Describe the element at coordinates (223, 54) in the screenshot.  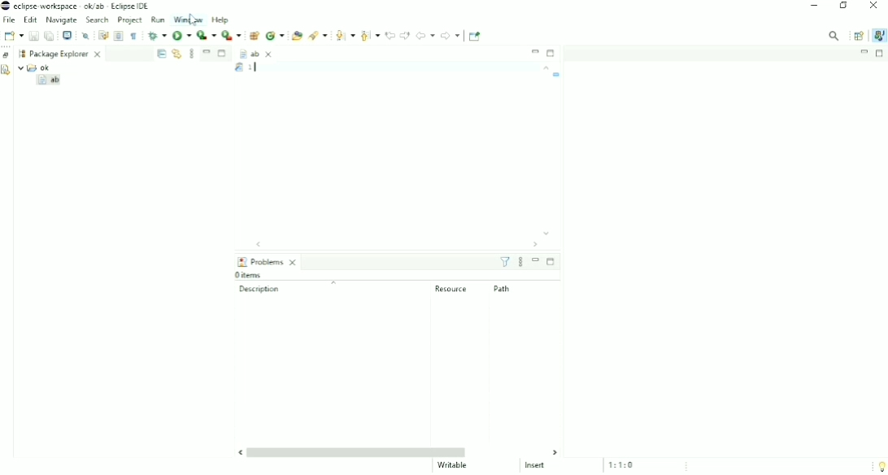
I see `Maximize` at that location.